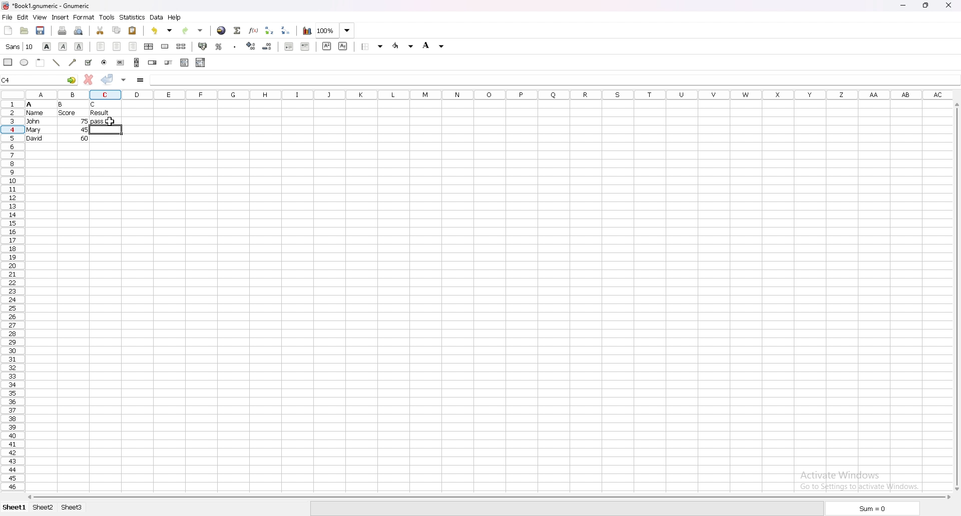  I want to click on format, so click(84, 17).